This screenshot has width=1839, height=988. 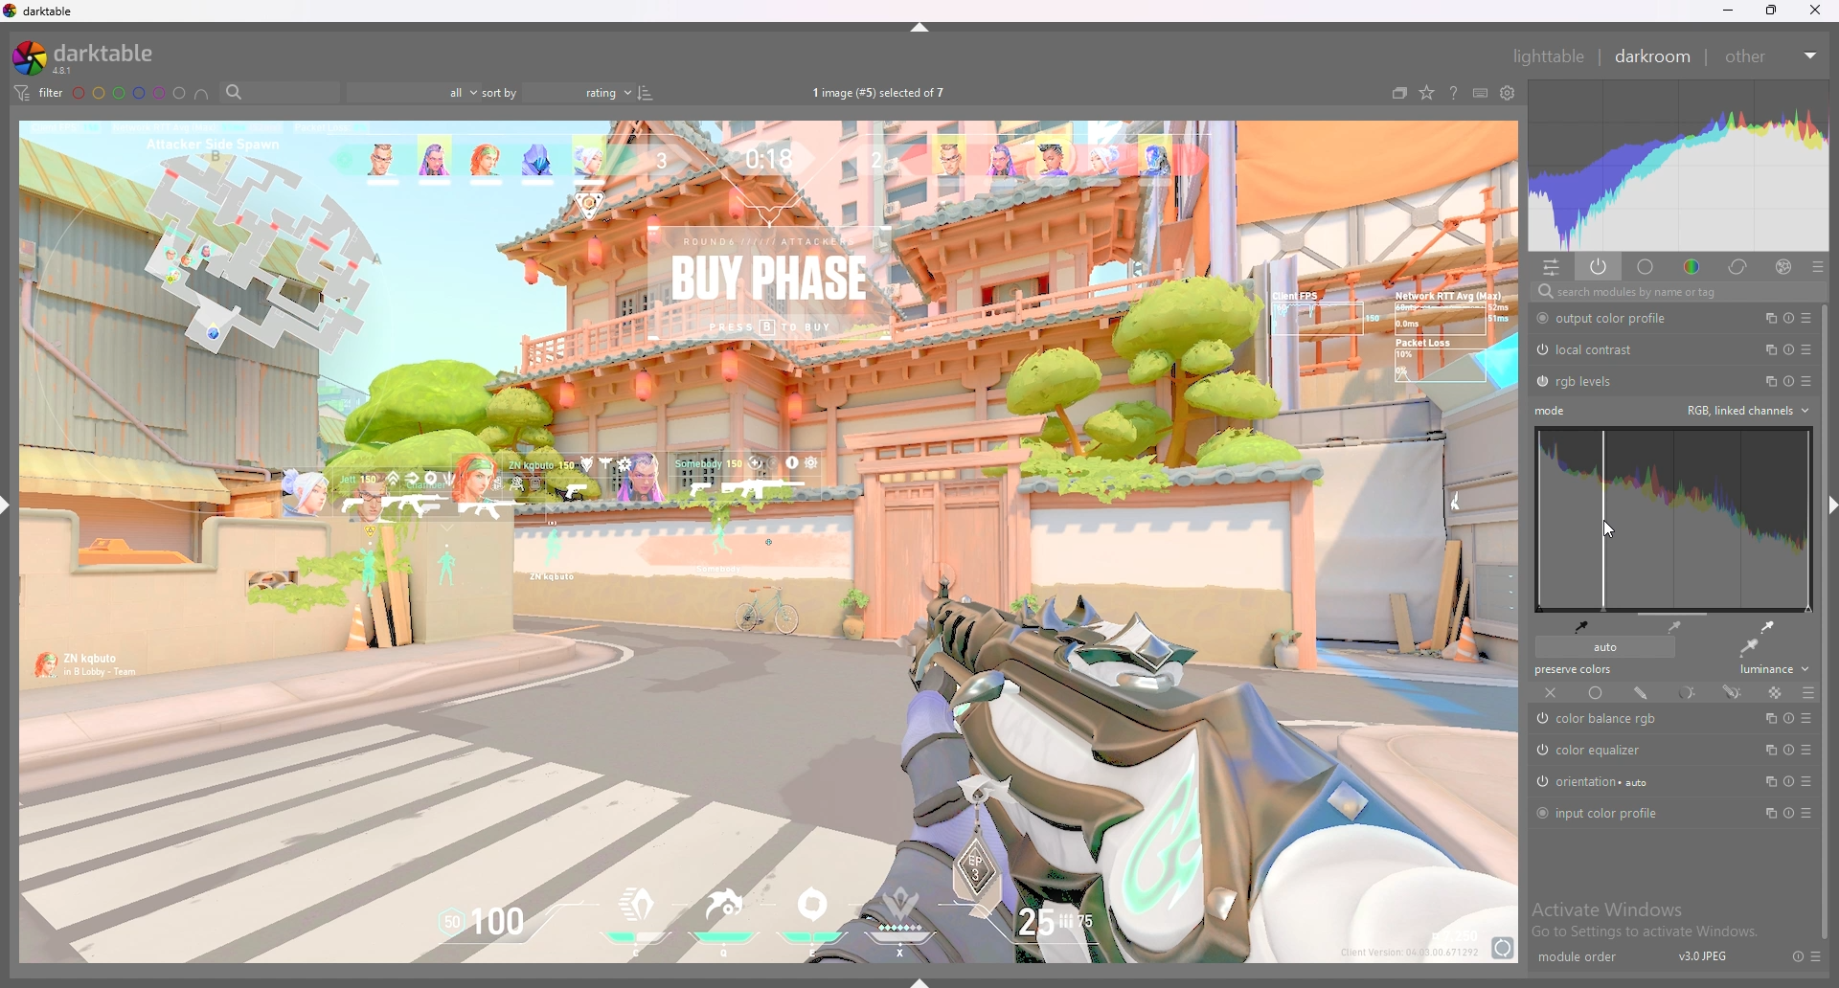 What do you see at coordinates (1577, 670) in the screenshot?
I see `preserve colors` at bounding box center [1577, 670].